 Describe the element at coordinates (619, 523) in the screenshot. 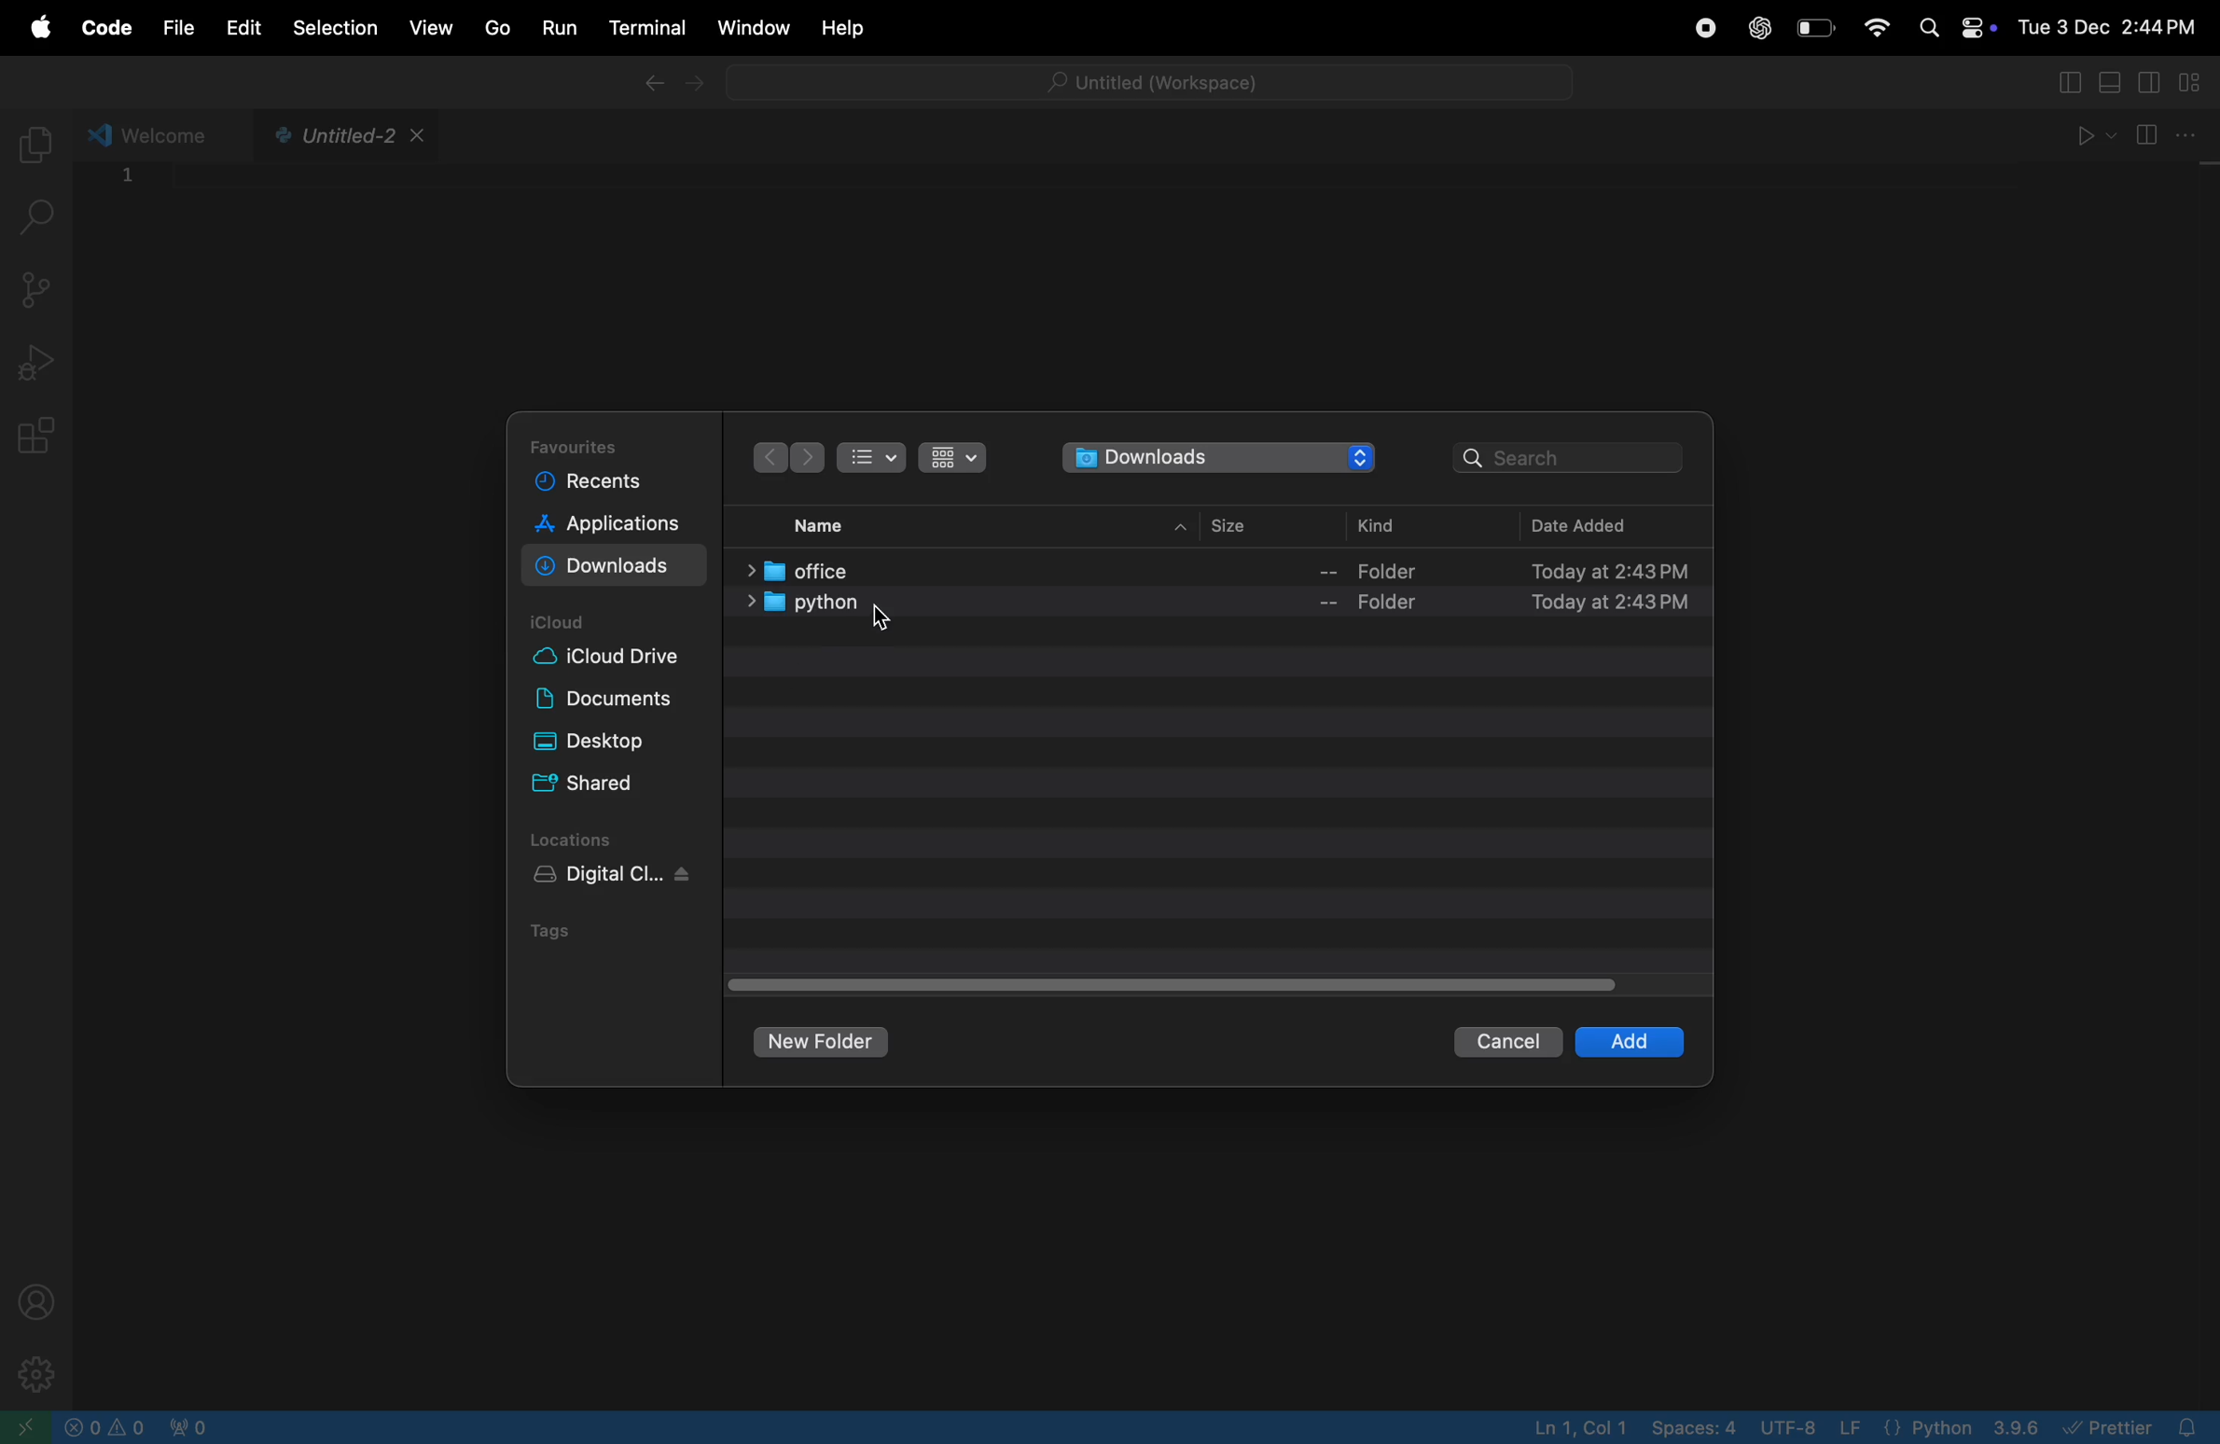

I see `applications` at that location.